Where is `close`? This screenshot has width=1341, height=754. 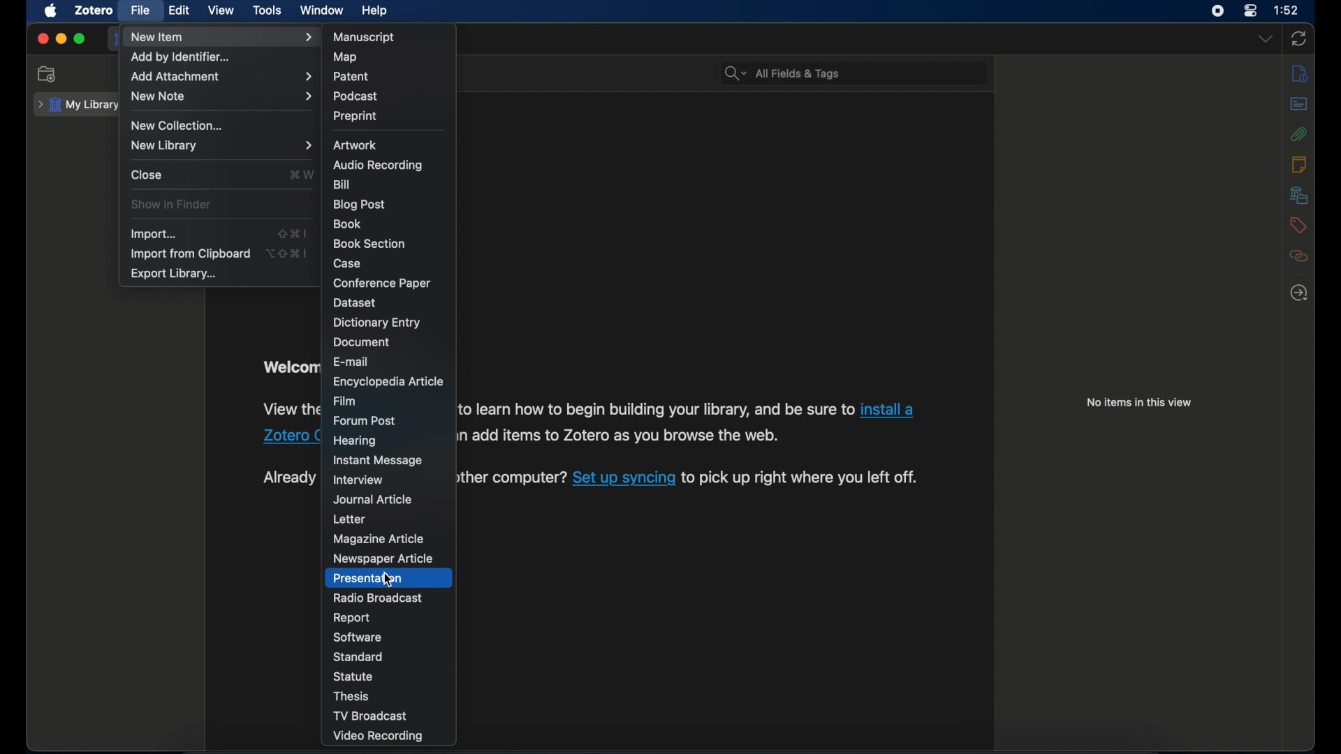 close is located at coordinates (43, 39).